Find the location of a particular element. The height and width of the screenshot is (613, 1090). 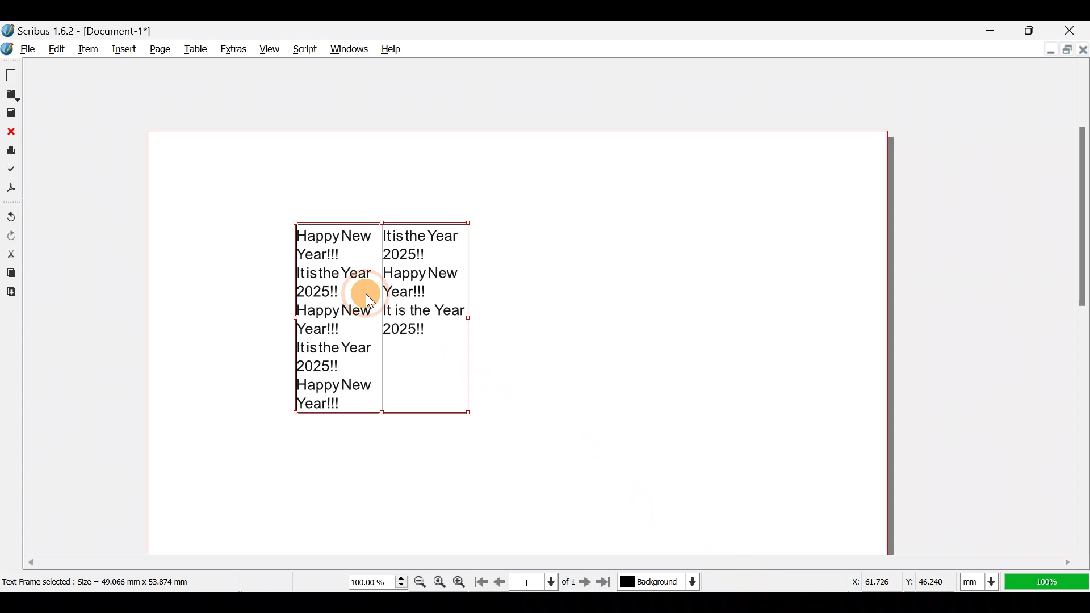

Current zoom level is located at coordinates (377, 582).